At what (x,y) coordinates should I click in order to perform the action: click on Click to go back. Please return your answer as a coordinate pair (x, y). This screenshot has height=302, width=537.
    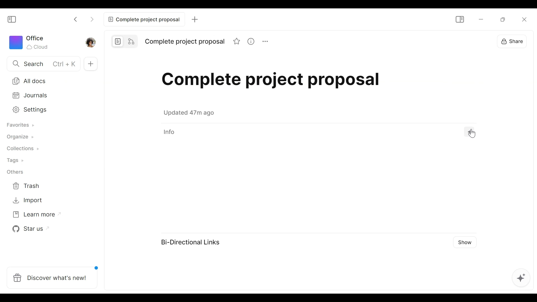
    Looking at the image, I should click on (77, 18).